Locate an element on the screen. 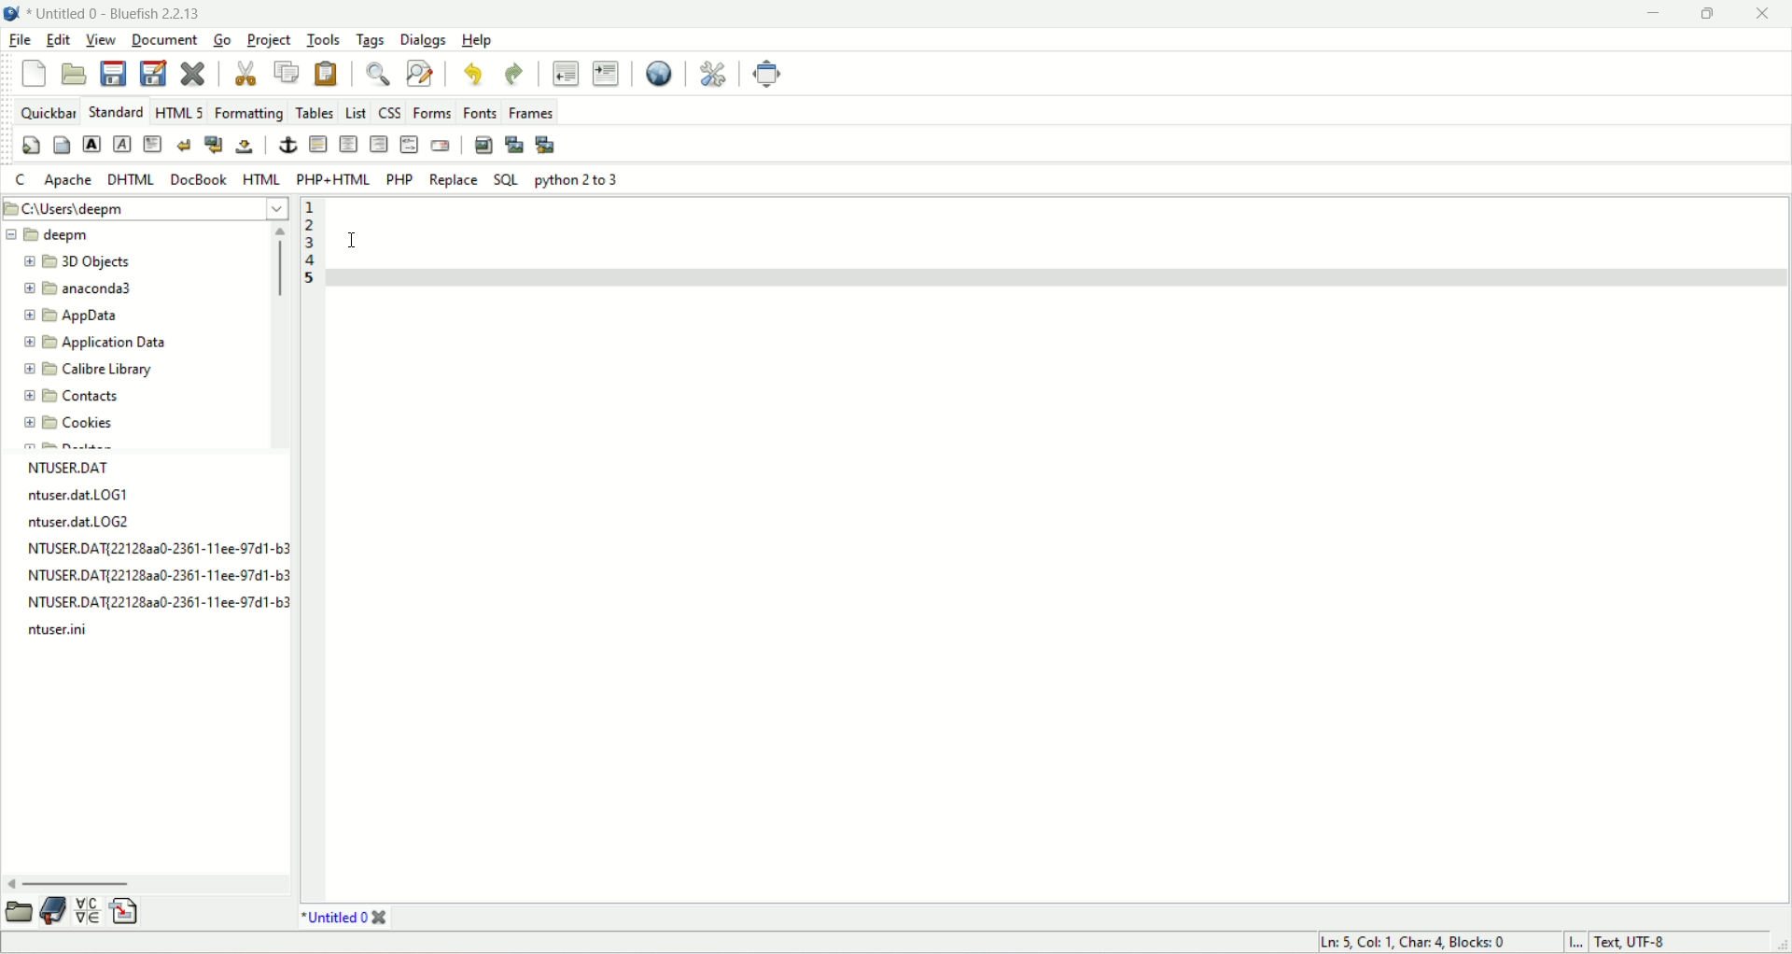  PHP is located at coordinates (396, 179).